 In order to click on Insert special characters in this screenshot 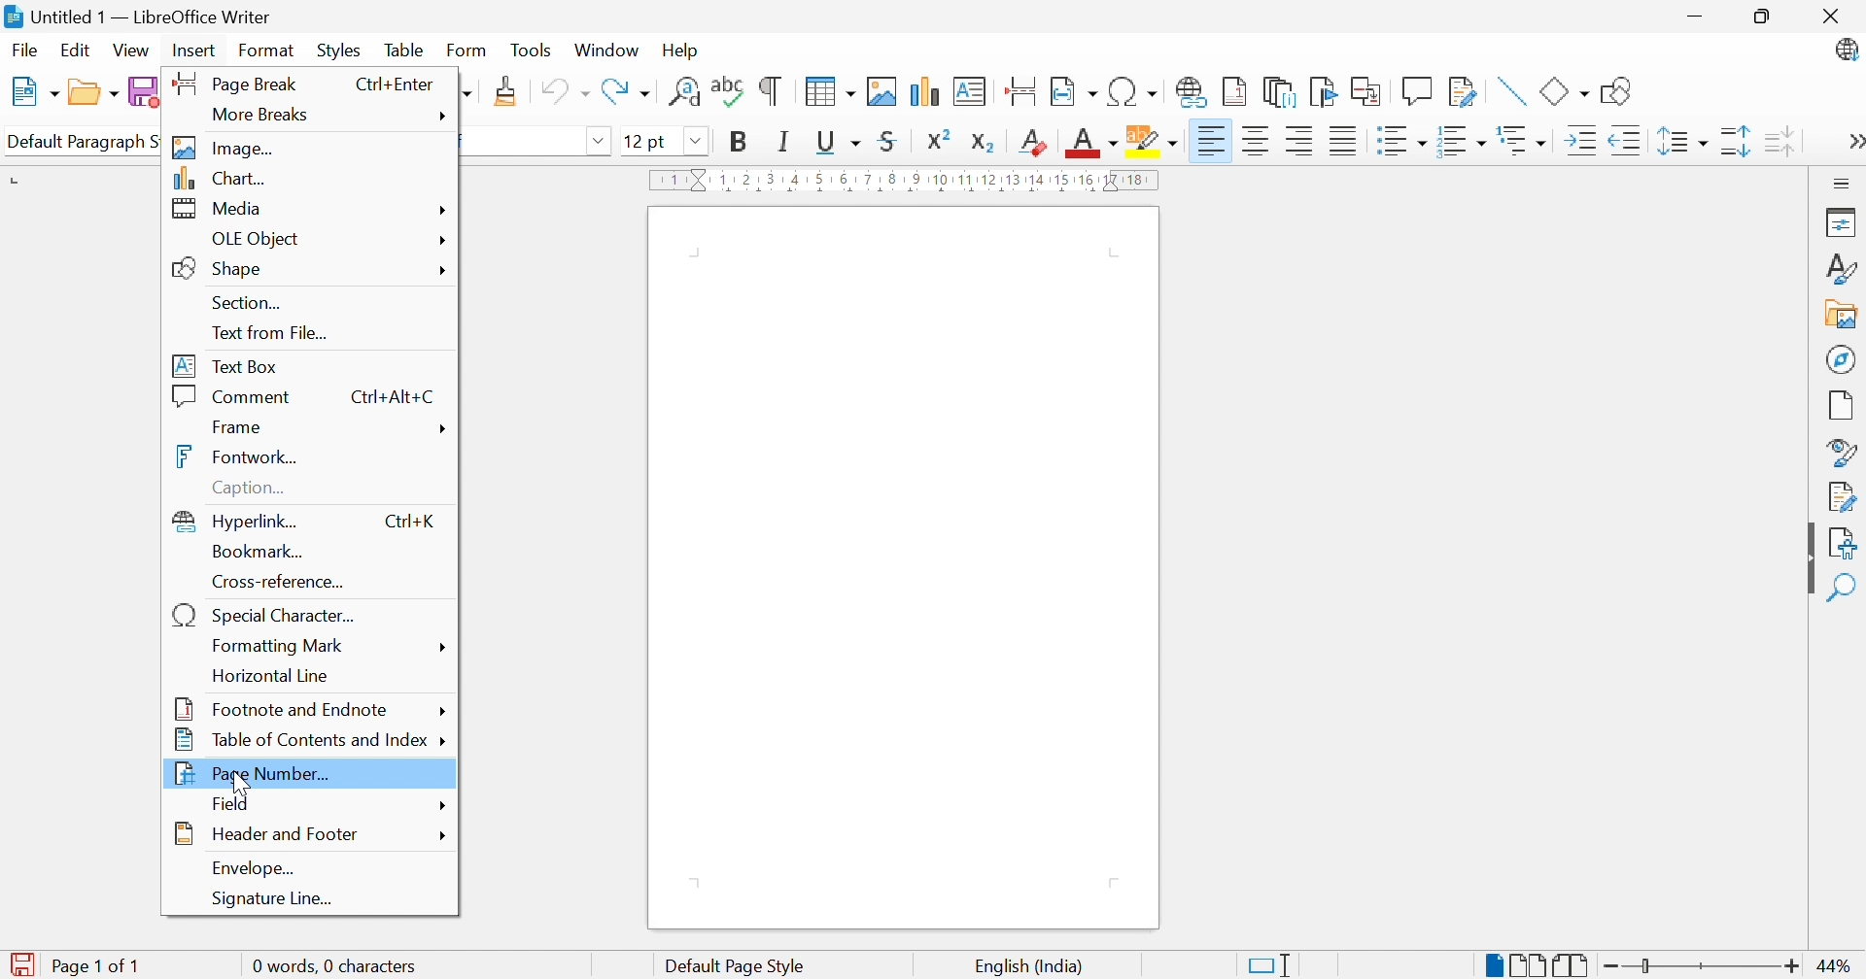, I will do `click(1131, 92)`.